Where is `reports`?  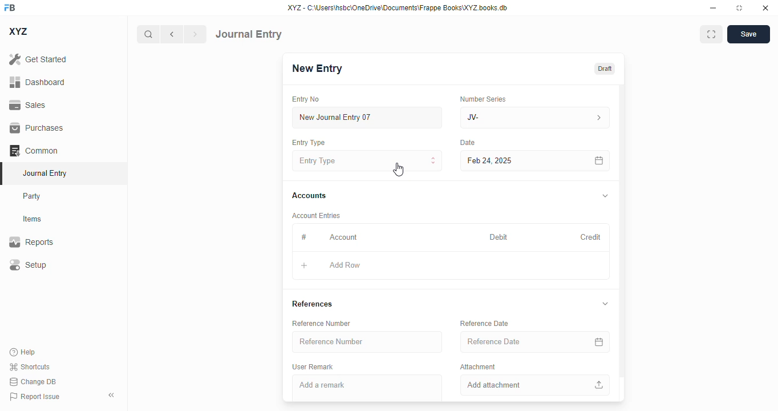 reports is located at coordinates (31, 241).